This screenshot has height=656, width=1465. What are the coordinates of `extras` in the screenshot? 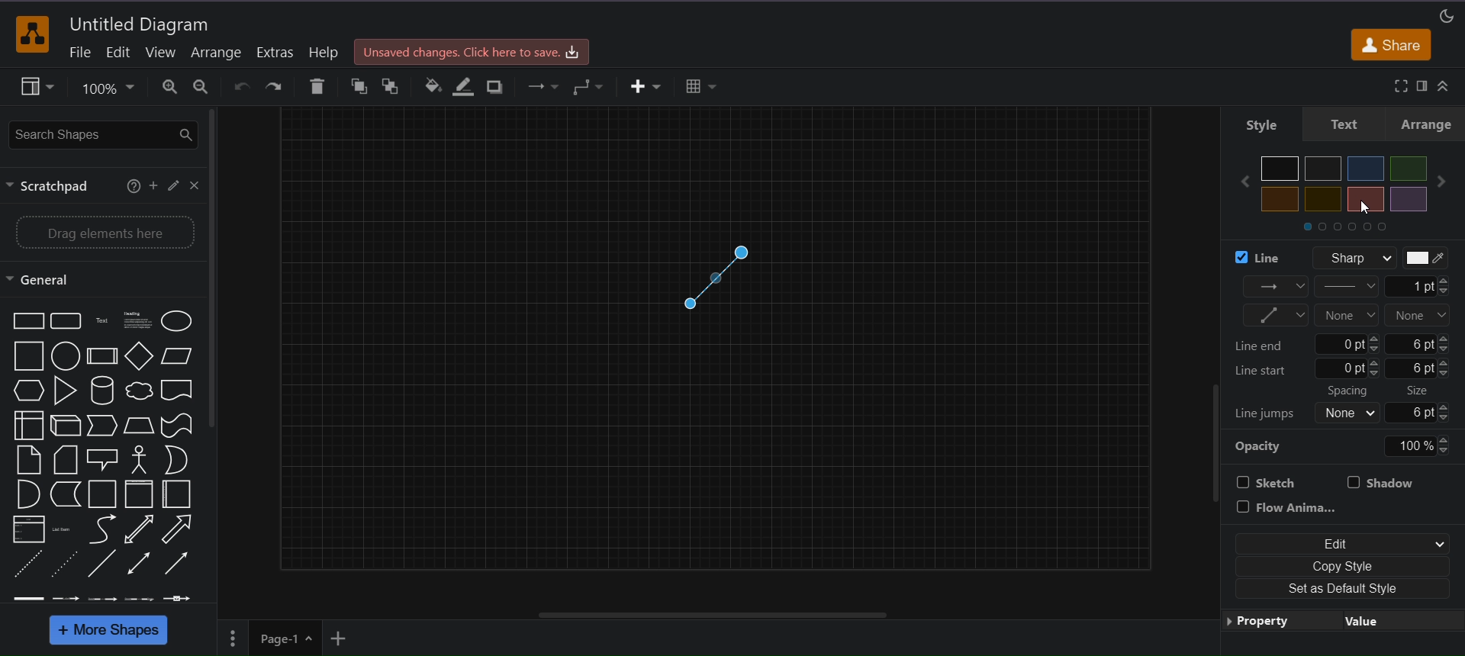 It's located at (275, 53).